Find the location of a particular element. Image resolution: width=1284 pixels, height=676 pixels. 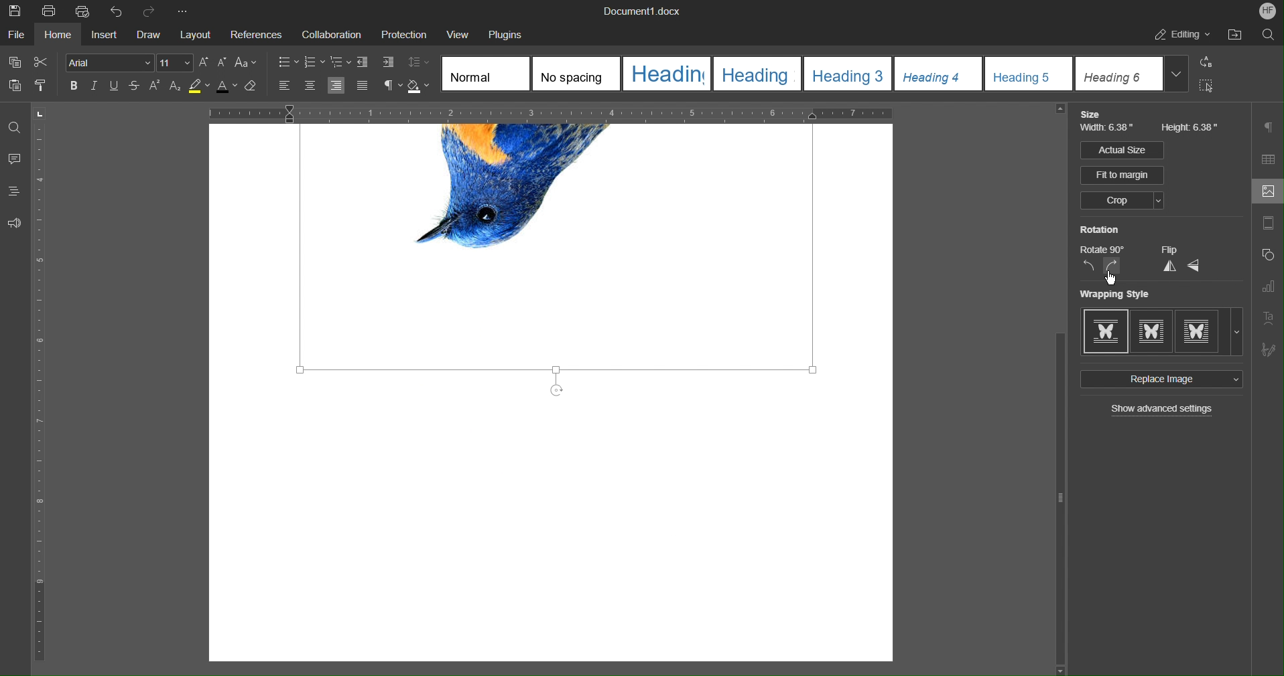

Underline is located at coordinates (115, 86).